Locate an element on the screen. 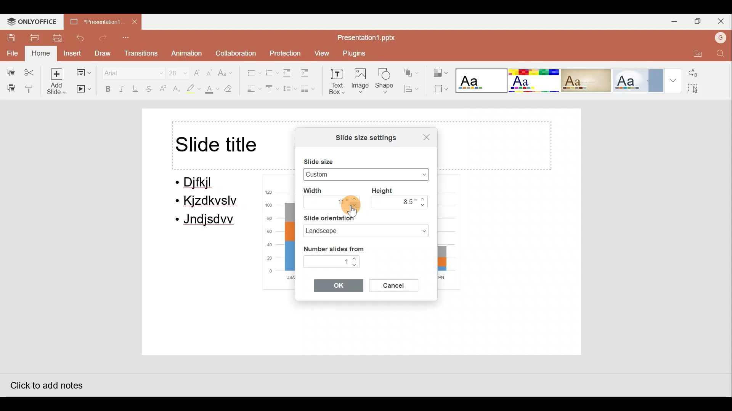  Navigate down is located at coordinates (355, 206).